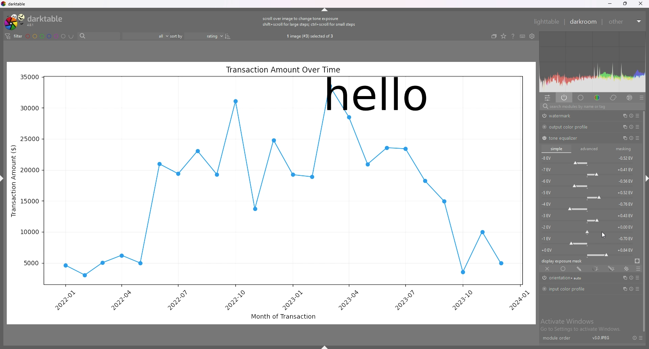 Image resolution: width=649 pixels, height=349 pixels. What do you see at coordinates (589, 206) in the screenshot?
I see `-4 EV force` at bounding box center [589, 206].